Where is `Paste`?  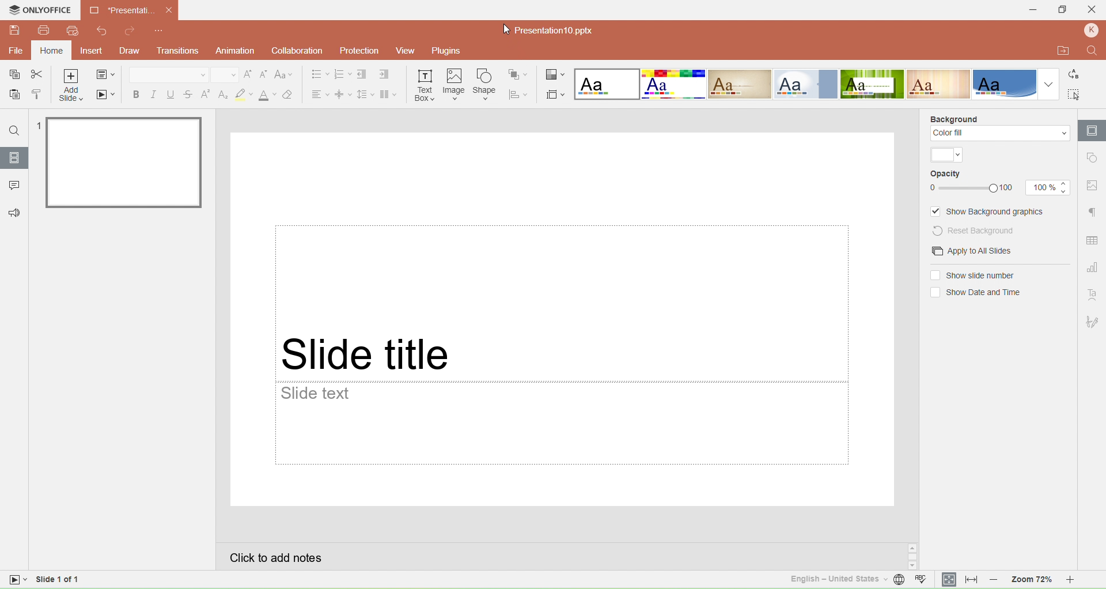
Paste is located at coordinates (13, 95).